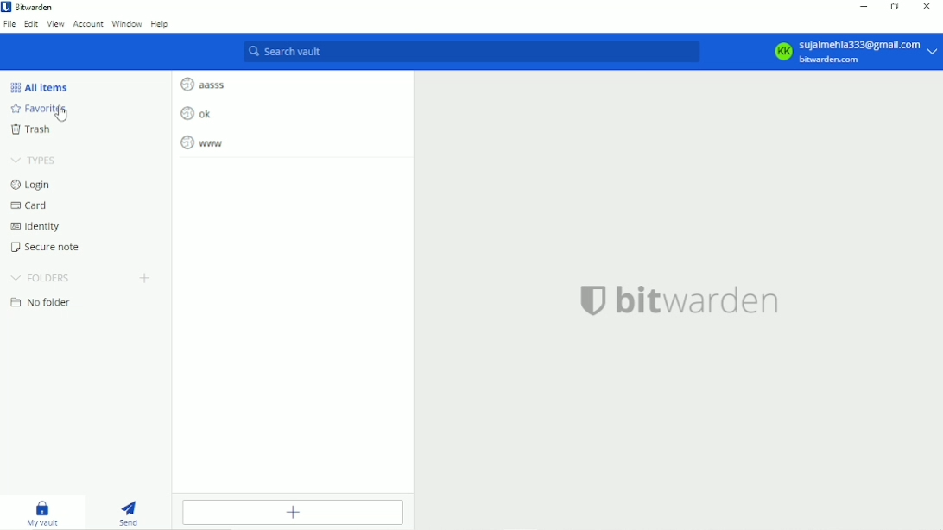 This screenshot has height=530, width=943. I want to click on Login, so click(30, 184).